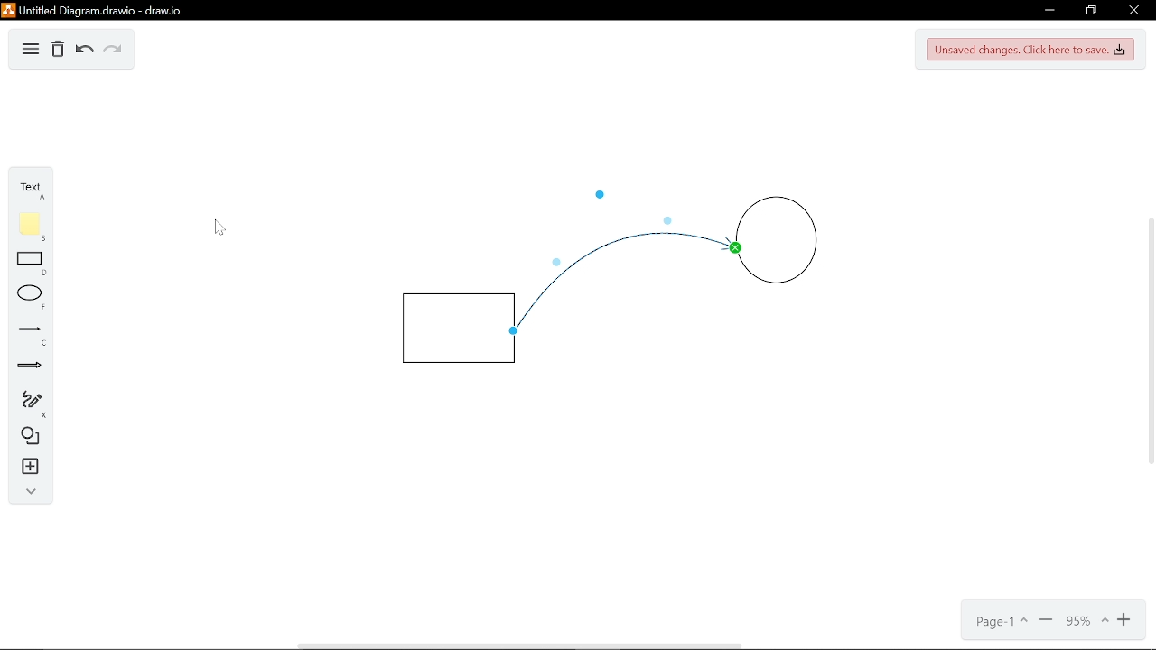 The height and width of the screenshot is (650, 1156). What do you see at coordinates (1125, 621) in the screenshot?
I see `Zoom in` at bounding box center [1125, 621].